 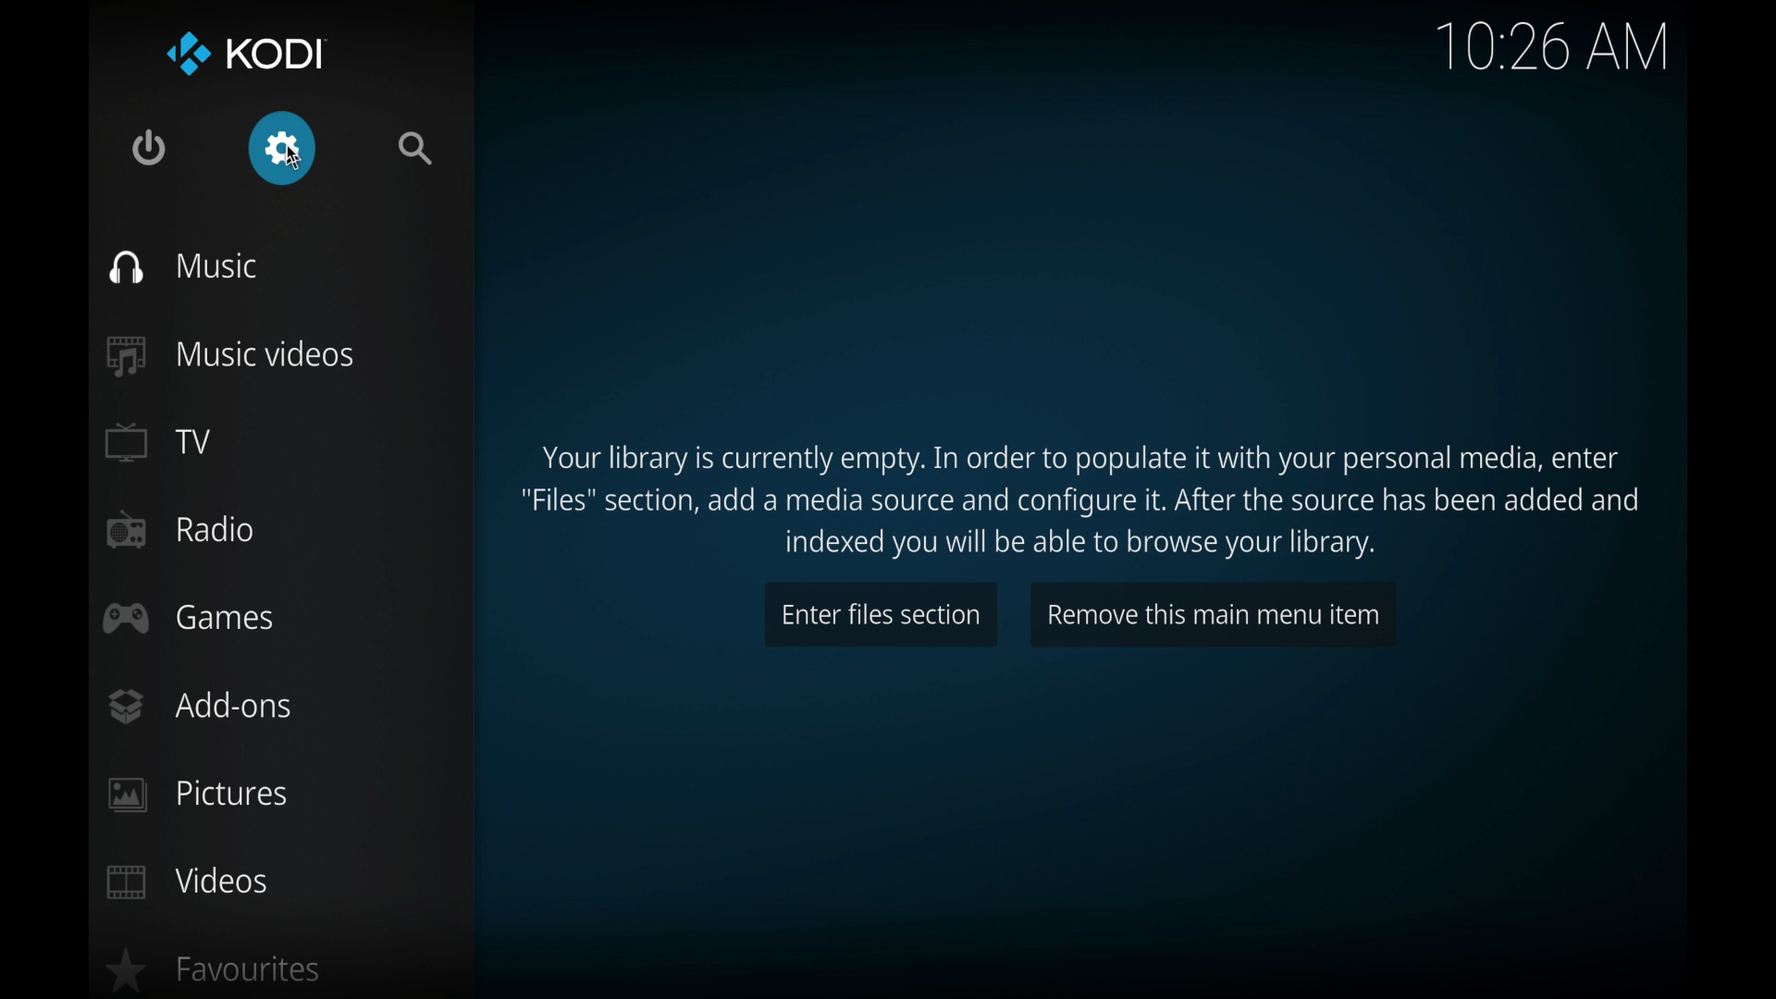 I want to click on settings, so click(x=283, y=149).